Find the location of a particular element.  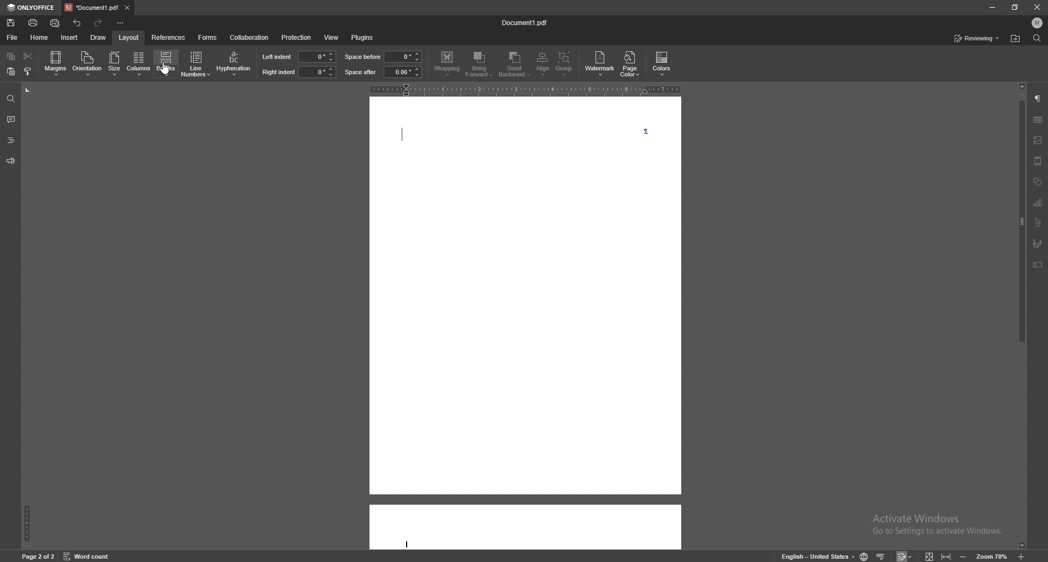

insert is located at coordinates (70, 38).